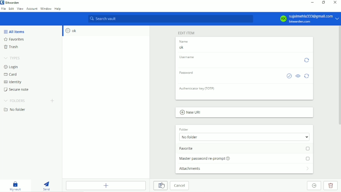 This screenshot has height=192, width=341. Describe the element at coordinates (245, 159) in the screenshot. I see `Master password re-prompt` at that location.